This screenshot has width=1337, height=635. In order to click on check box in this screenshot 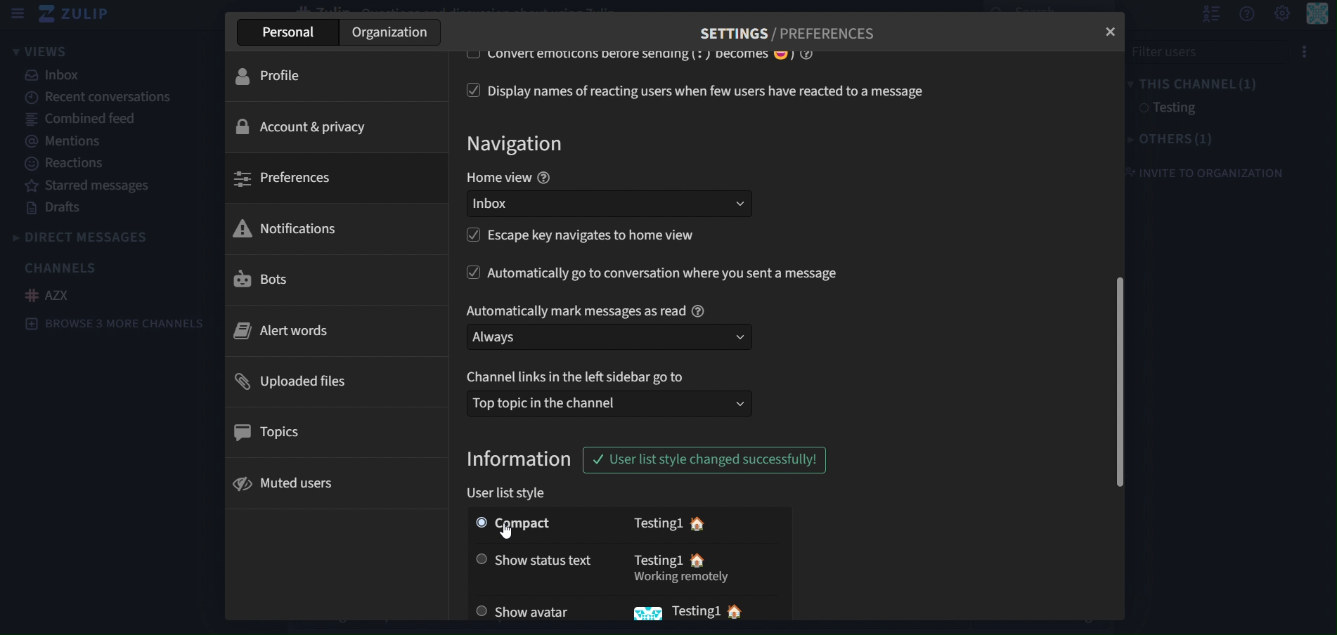, I will do `click(469, 90)`.